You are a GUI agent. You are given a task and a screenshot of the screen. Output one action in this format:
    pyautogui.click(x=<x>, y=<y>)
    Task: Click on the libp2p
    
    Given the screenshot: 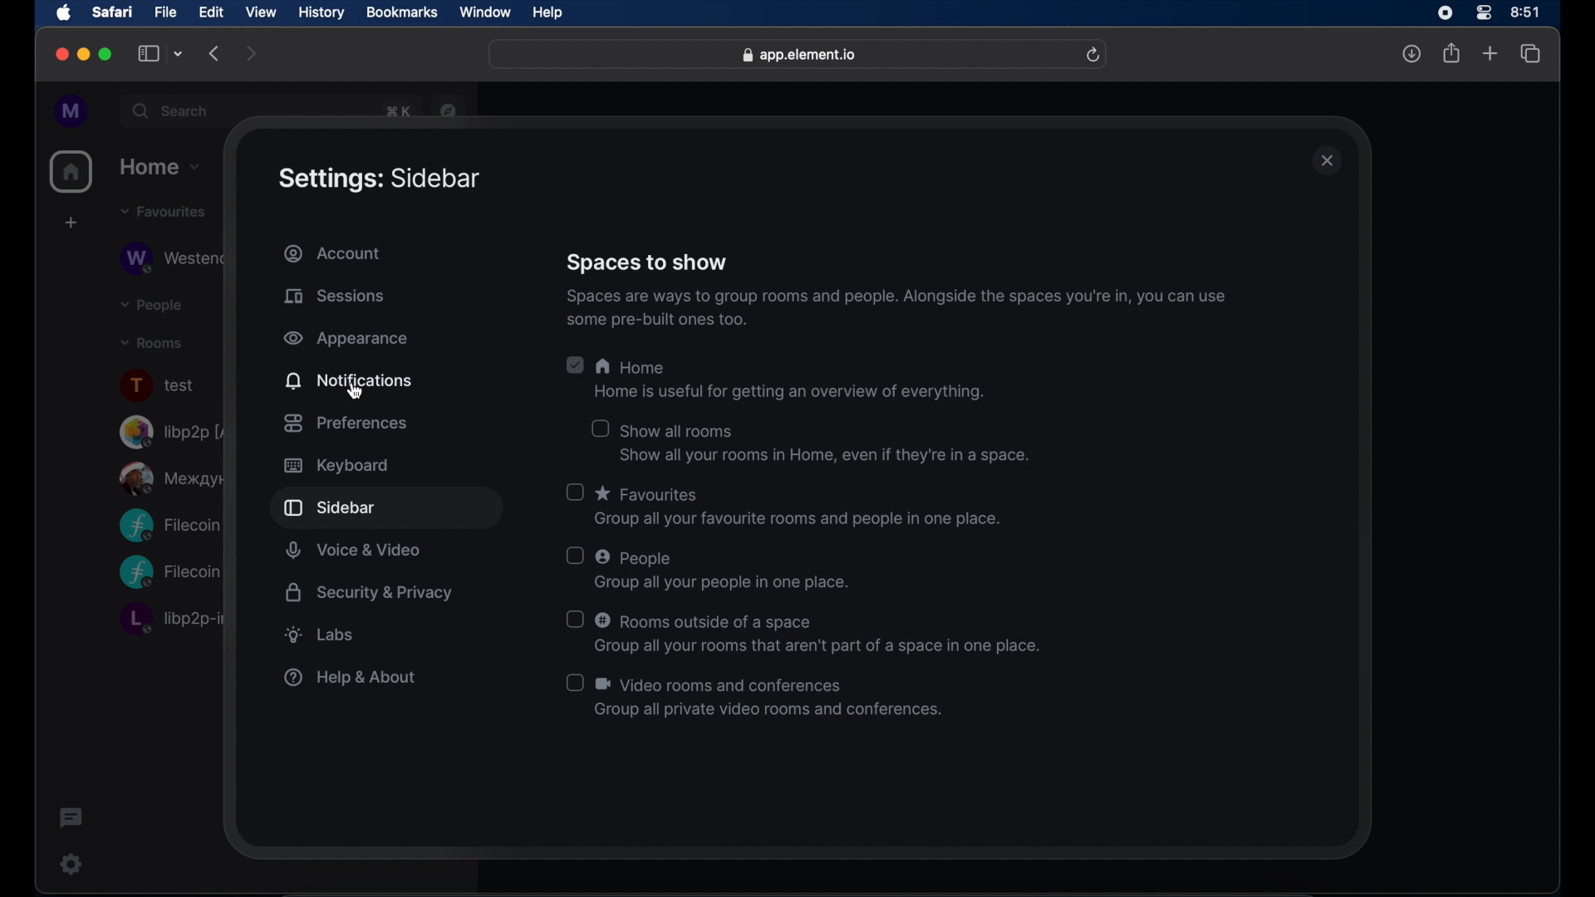 What is the action you would take?
    pyautogui.click(x=169, y=617)
    